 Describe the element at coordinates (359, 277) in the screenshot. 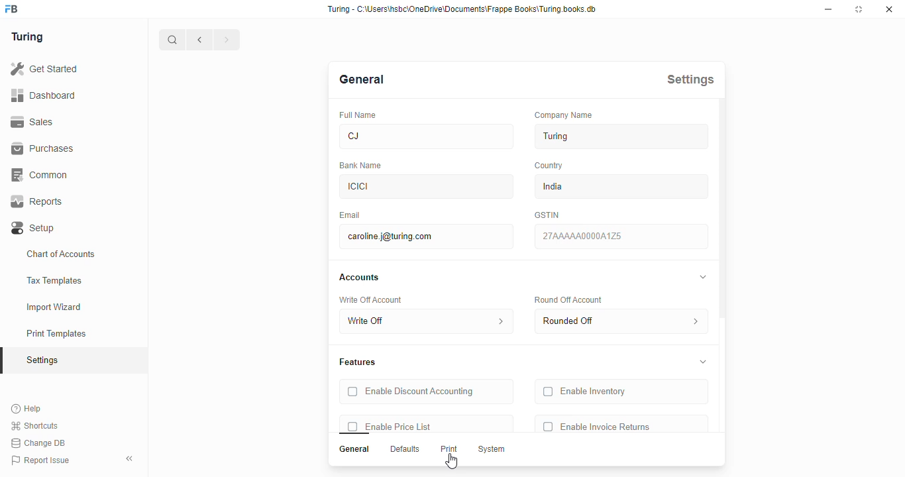

I see `Accounts` at that location.